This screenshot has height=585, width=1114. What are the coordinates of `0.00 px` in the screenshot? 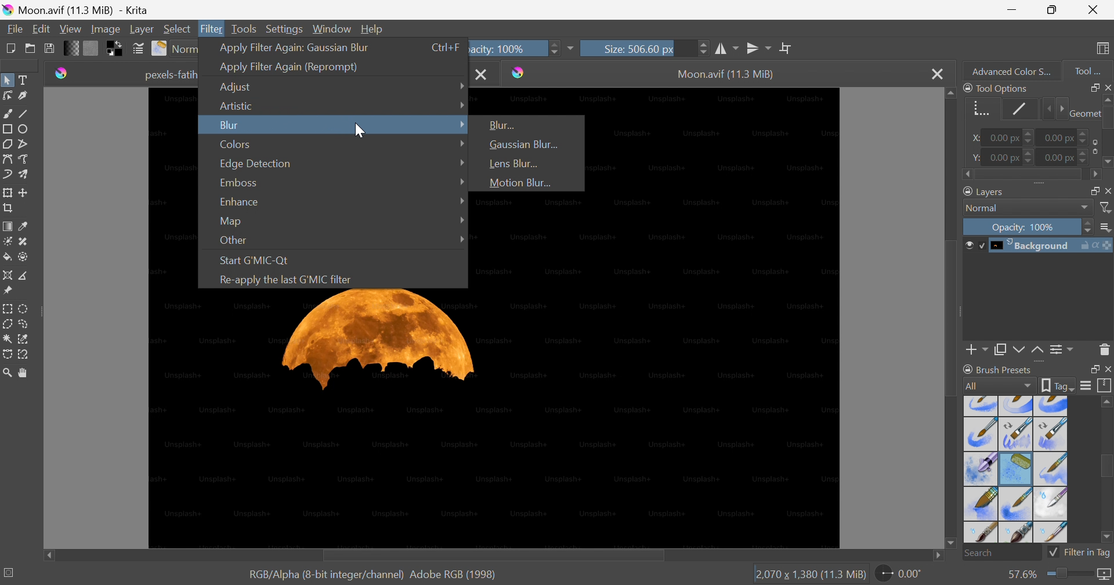 It's located at (1008, 157).